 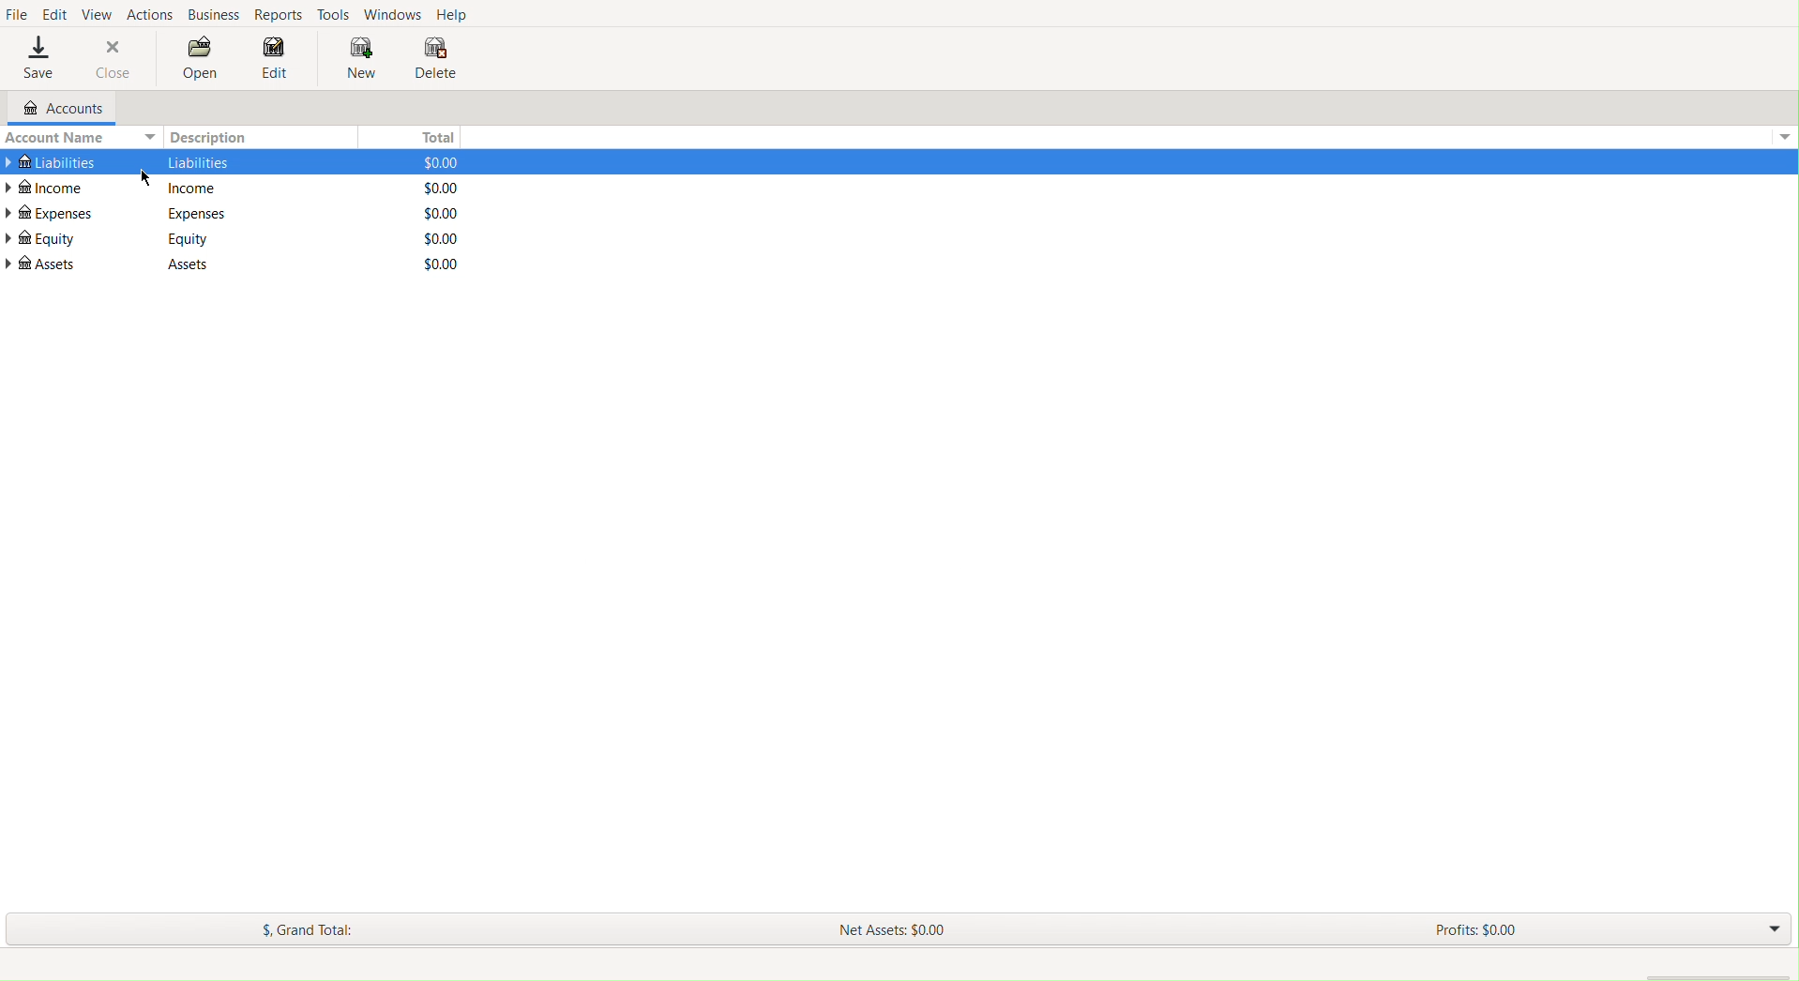 I want to click on Accounts, so click(x=54, y=109).